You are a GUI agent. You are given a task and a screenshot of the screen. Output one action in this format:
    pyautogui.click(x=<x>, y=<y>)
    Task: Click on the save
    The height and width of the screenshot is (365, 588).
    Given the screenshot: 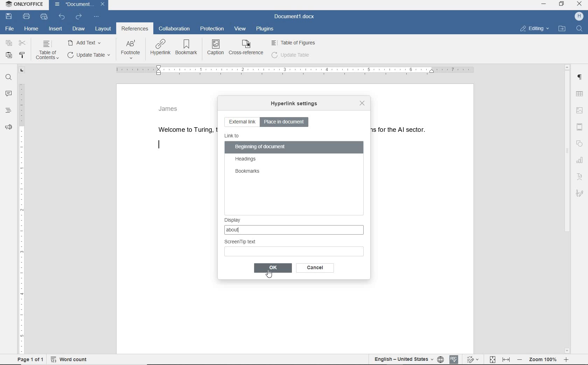 What is the action you would take?
    pyautogui.click(x=8, y=16)
    